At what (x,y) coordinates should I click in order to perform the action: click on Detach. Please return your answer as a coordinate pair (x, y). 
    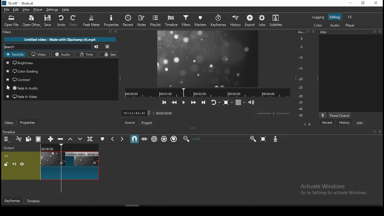
    Looking at the image, I should click on (110, 32).